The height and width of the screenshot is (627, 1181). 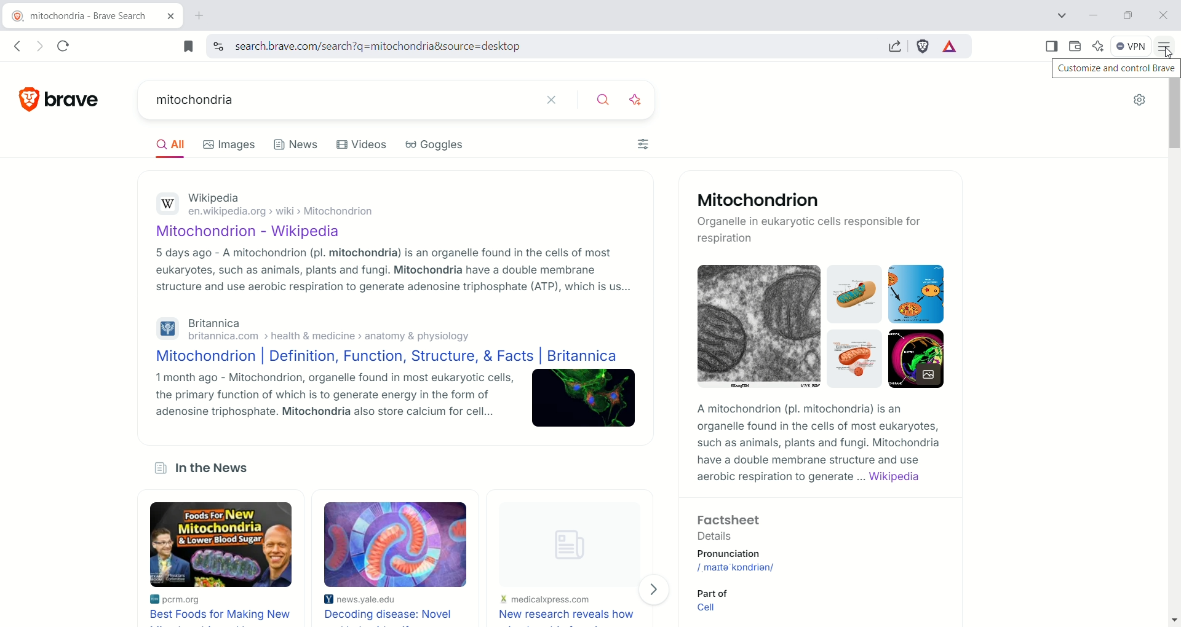 What do you see at coordinates (40, 45) in the screenshot?
I see `go forward` at bounding box center [40, 45].